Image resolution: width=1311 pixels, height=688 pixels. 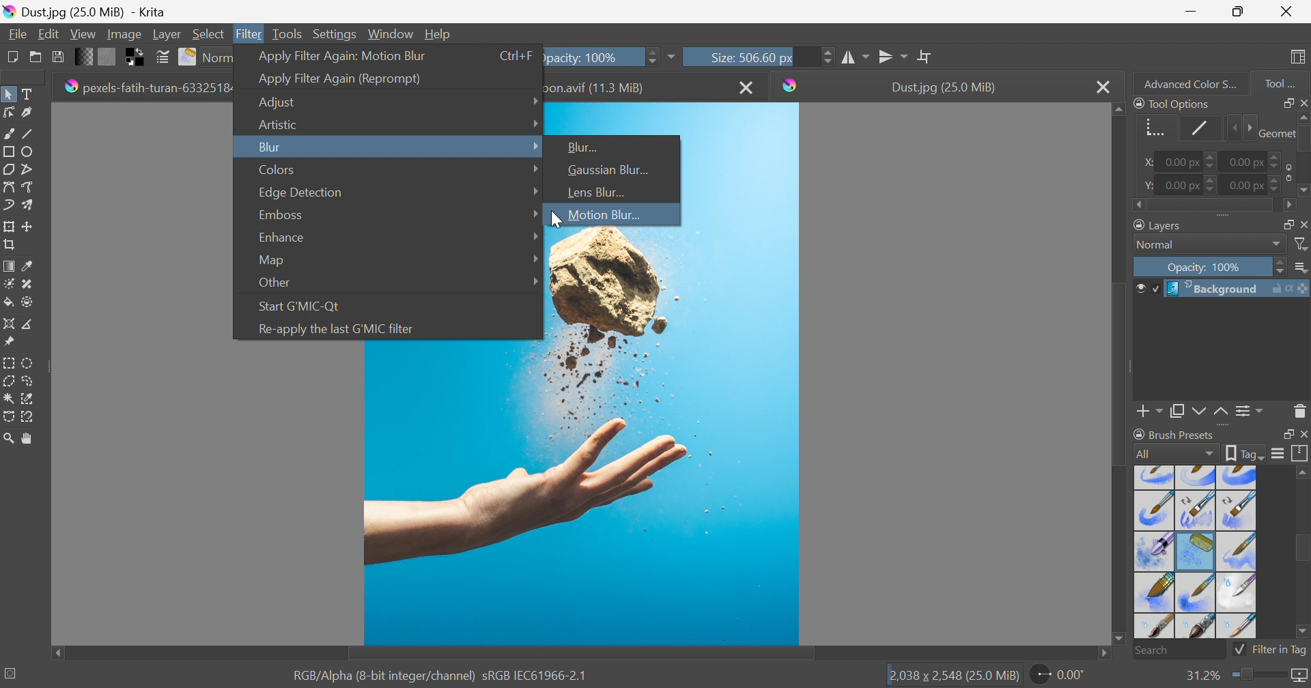 I want to click on Close, so click(x=1103, y=87).